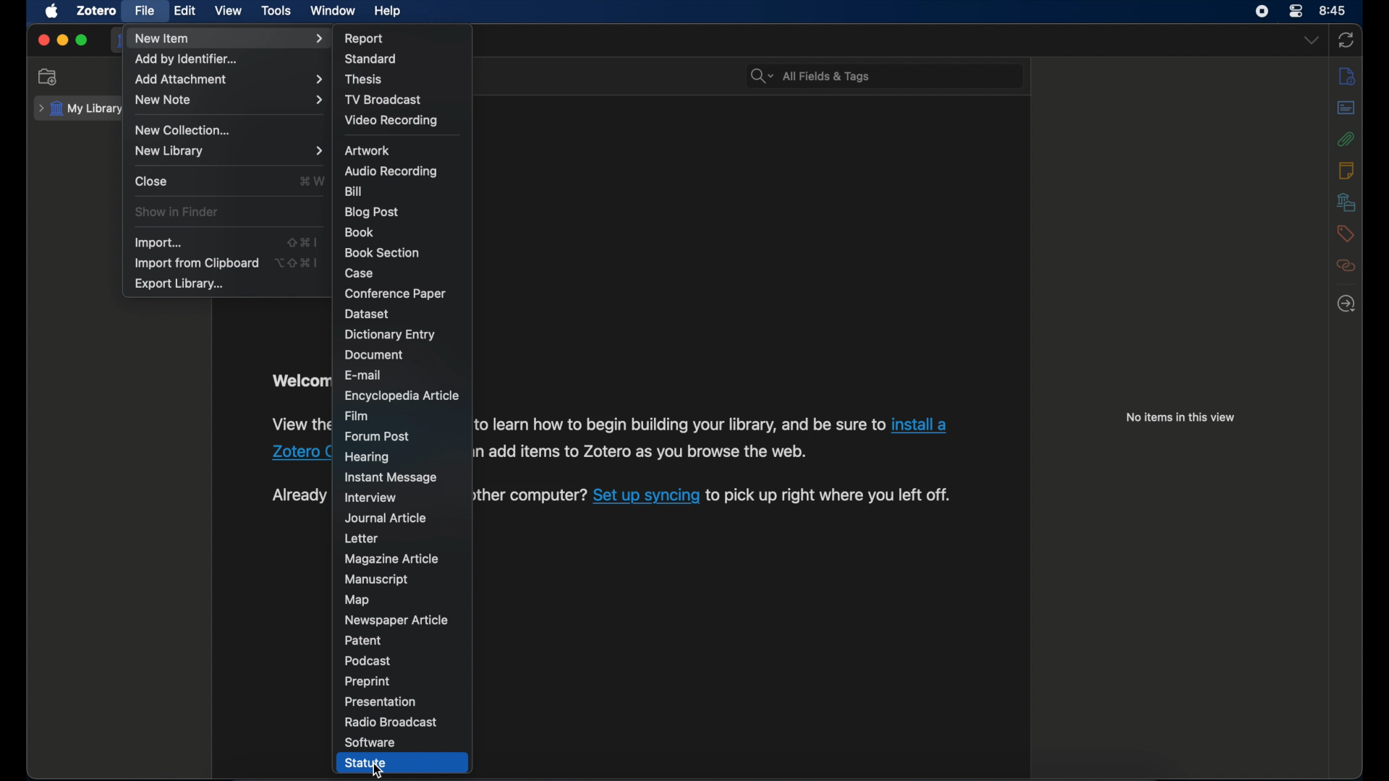 The height and width of the screenshot is (781, 1389). What do you see at coordinates (368, 314) in the screenshot?
I see `dataset` at bounding box center [368, 314].